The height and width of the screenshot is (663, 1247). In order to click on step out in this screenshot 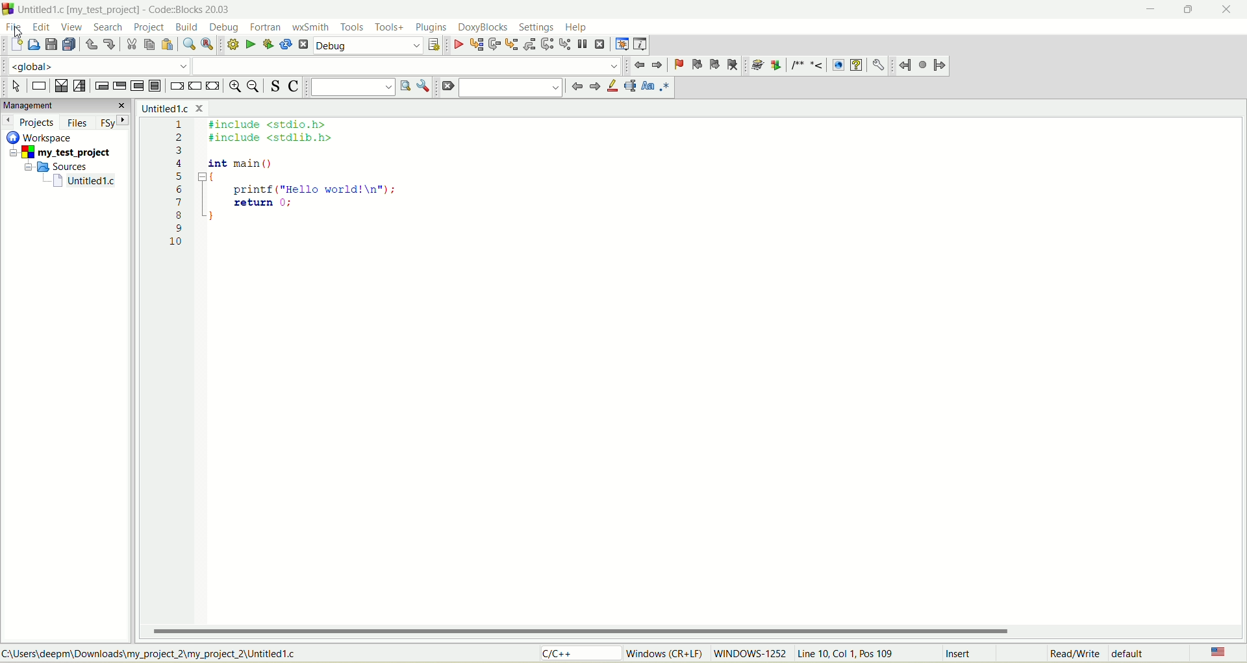, I will do `click(528, 44)`.